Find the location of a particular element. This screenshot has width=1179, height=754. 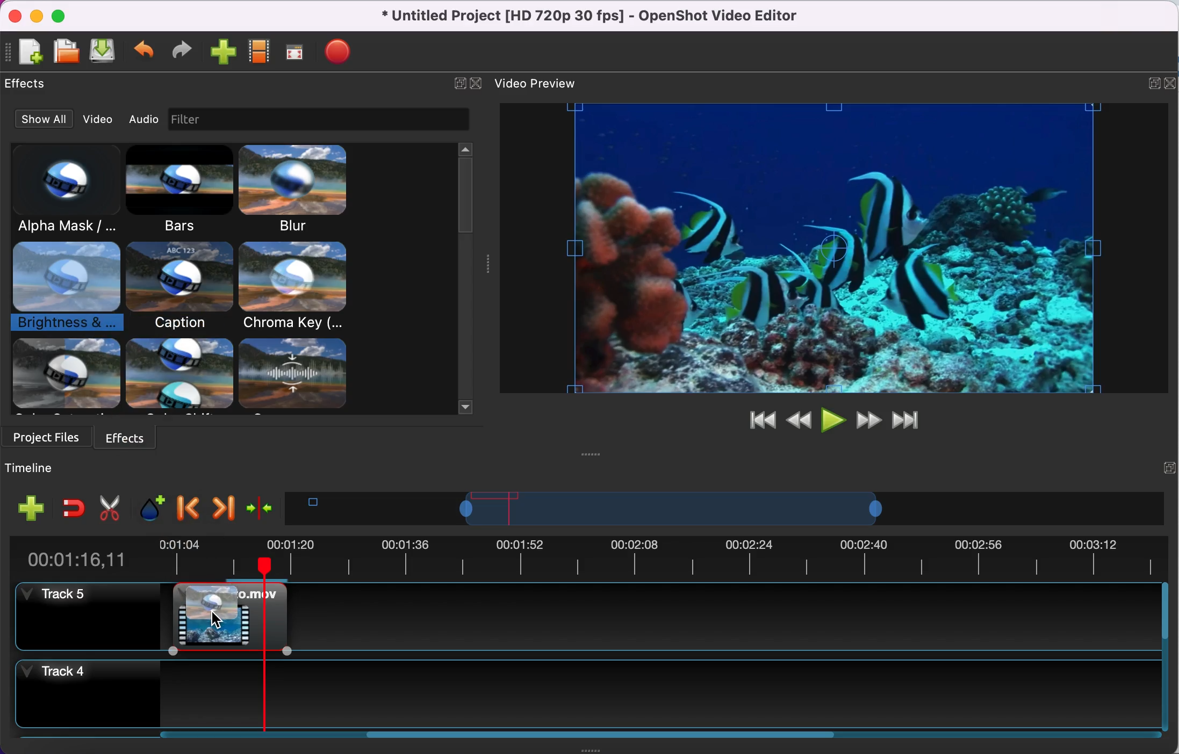

Vertical slide bar is located at coordinates (1165, 658).